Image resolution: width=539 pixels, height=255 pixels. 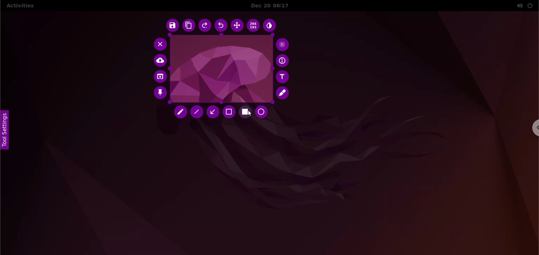 I want to click on rectangle tool, so click(x=245, y=113).